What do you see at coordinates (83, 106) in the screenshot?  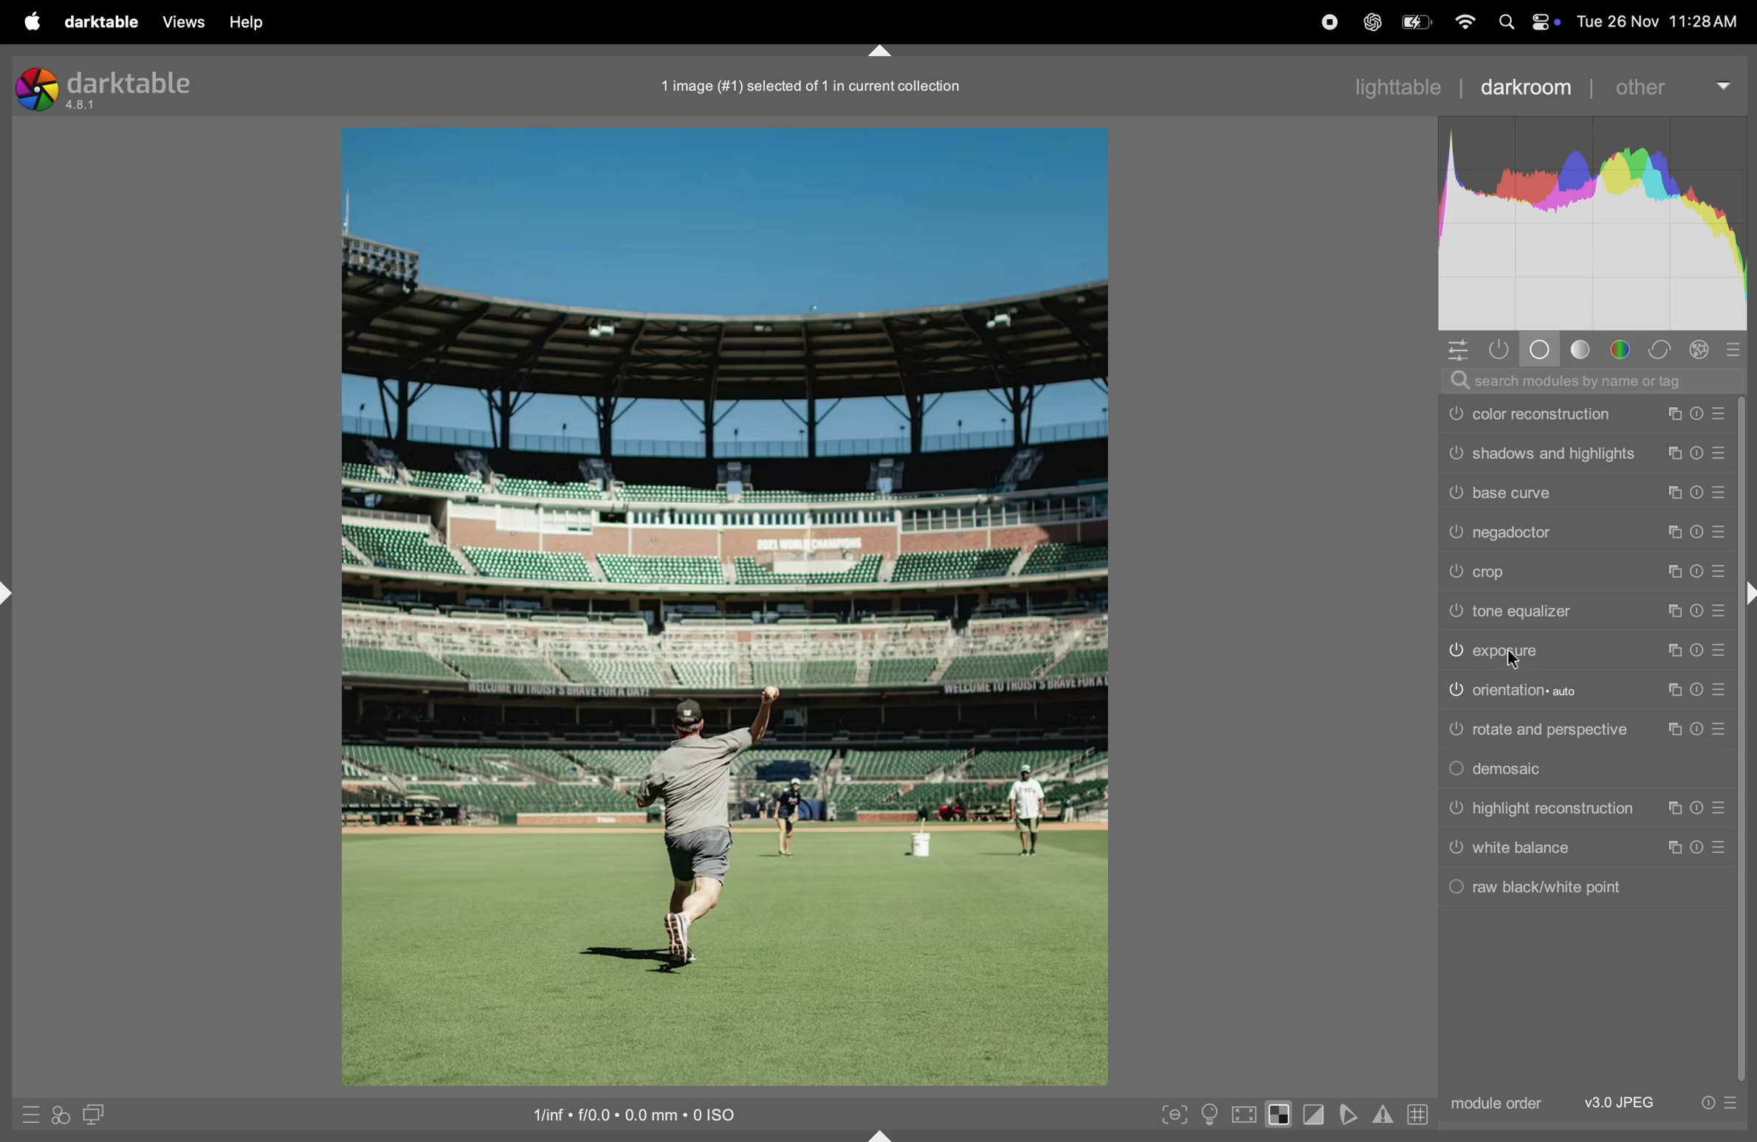 I see `version` at bounding box center [83, 106].